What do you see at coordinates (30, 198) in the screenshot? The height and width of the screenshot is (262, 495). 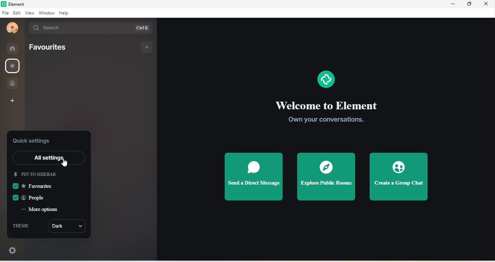 I see `people` at bounding box center [30, 198].